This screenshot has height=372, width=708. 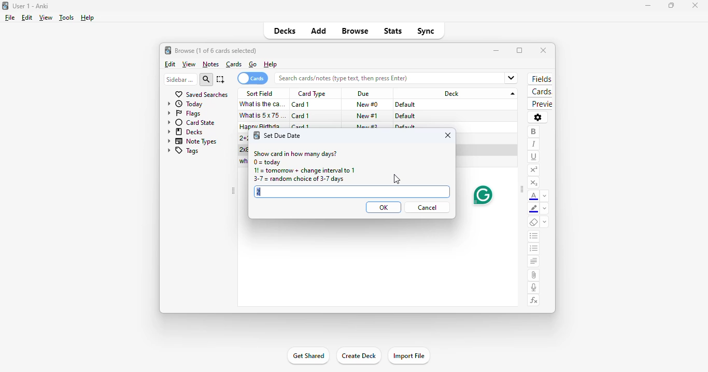 What do you see at coordinates (260, 93) in the screenshot?
I see `sort field` at bounding box center [260, 93].